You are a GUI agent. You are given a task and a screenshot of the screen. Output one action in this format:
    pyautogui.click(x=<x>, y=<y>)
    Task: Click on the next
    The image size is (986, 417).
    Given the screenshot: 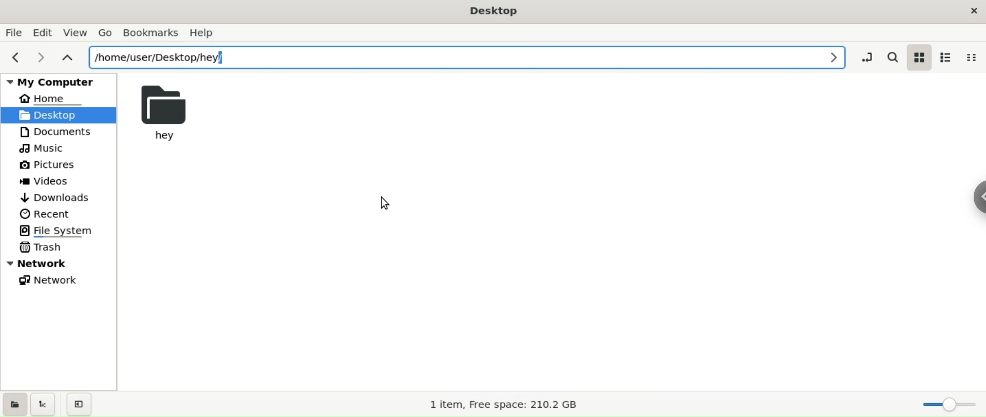 What is the action you would take?
    pyautogui.click(x=41, y=58)
    